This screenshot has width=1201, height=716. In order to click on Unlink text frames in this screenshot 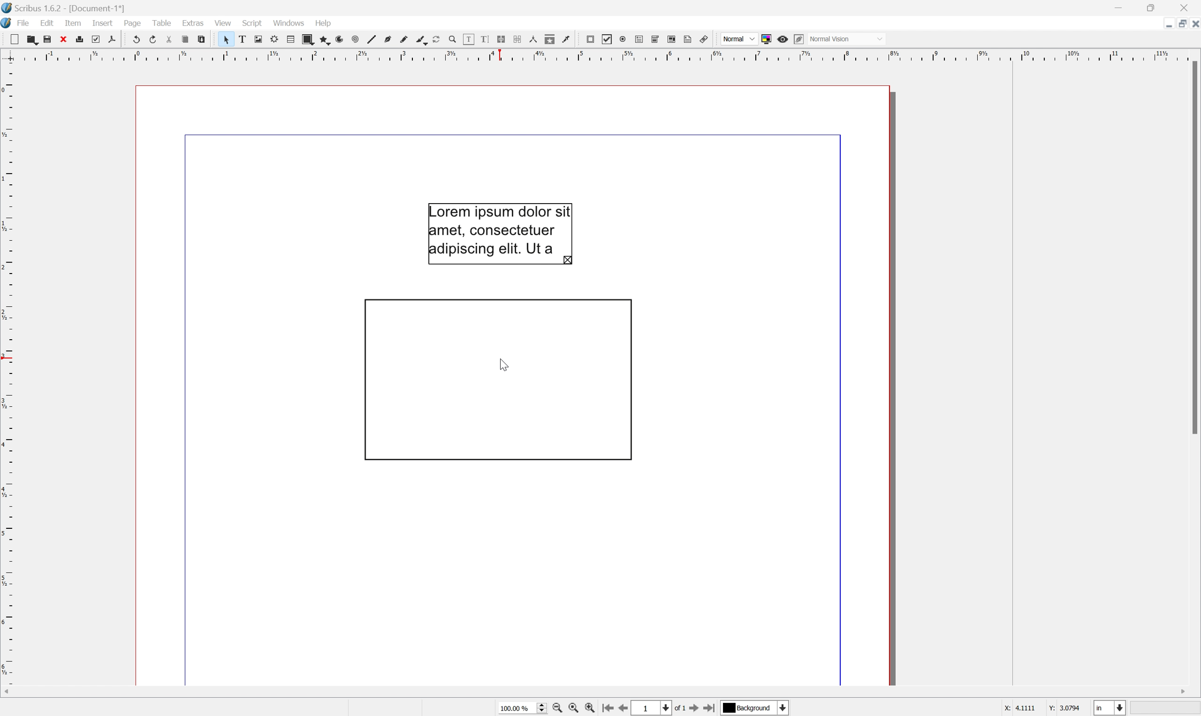, I will do `click(517, 39)`.